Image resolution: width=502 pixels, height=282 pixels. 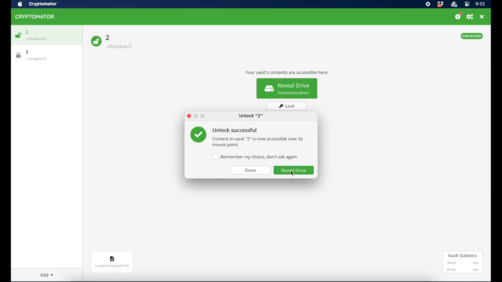 I want to click on reveal drive, so click(x=287, y=89).